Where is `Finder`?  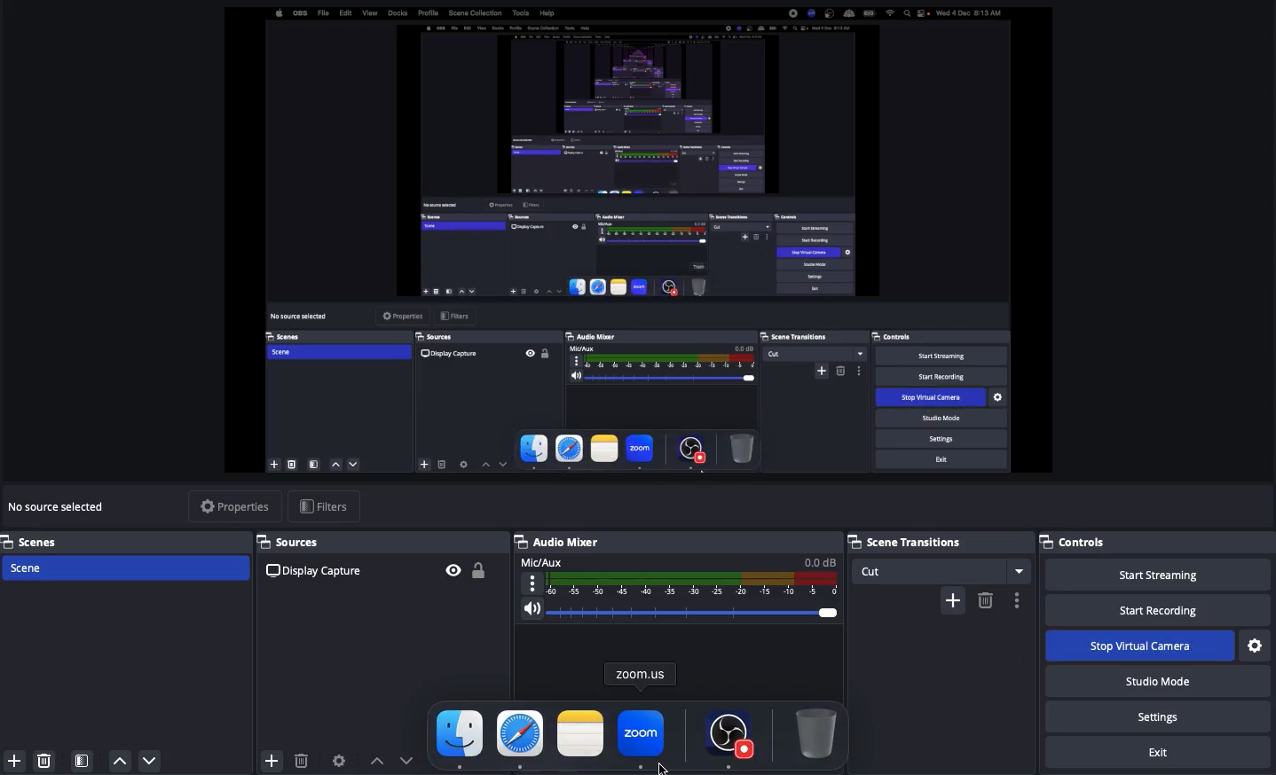 Finder is located at coordinates (461, 738).